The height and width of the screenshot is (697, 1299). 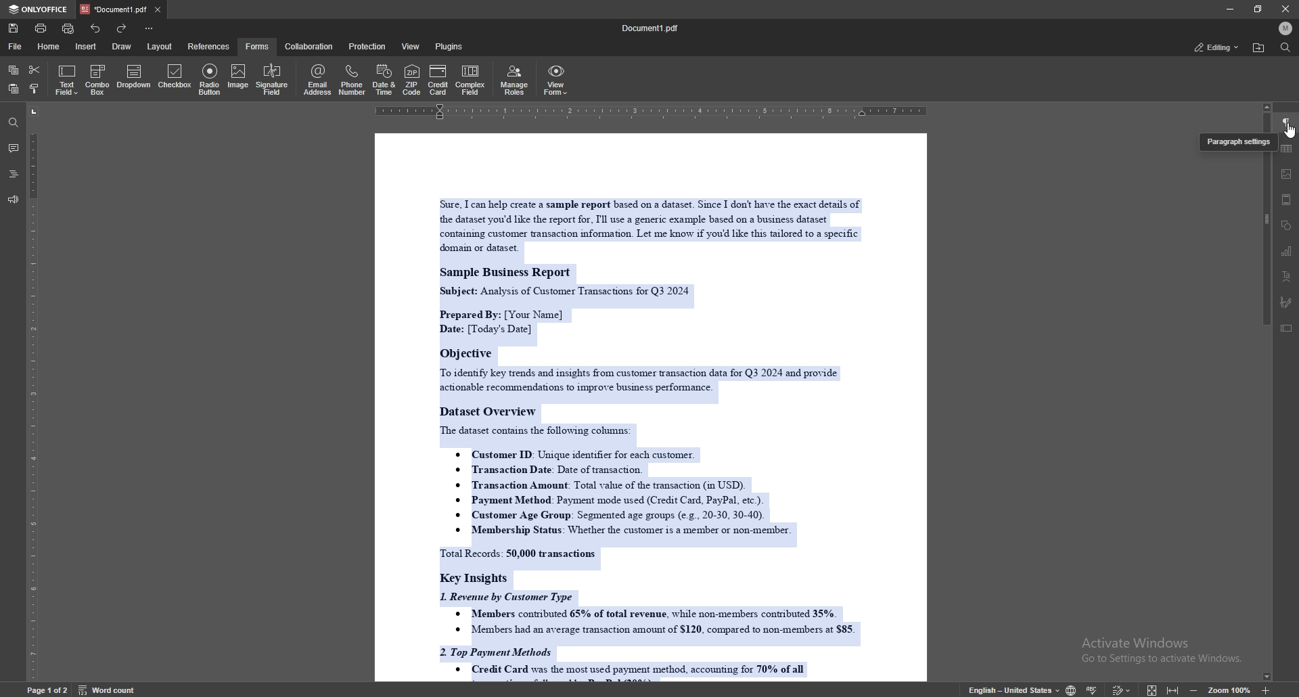 I want to click on print, so click(x=41, y=28).